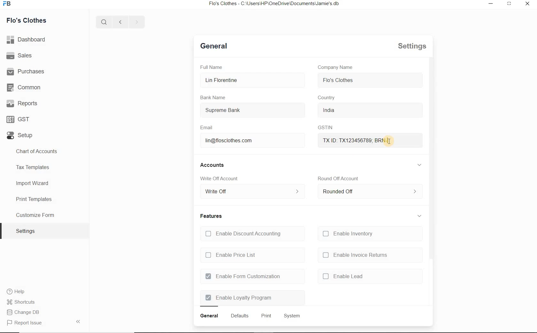  What do you see at coordinates (208, 128) in the screenshot?
I see `Email` at bounding box center [208, 128].